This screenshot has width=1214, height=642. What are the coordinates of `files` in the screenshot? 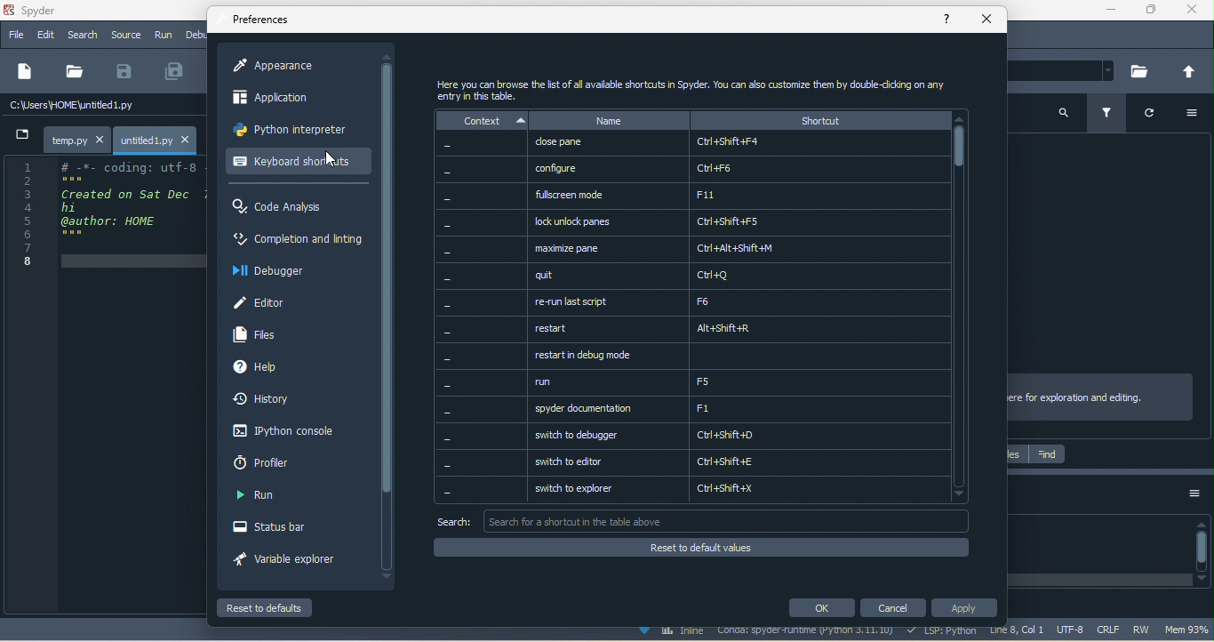 It's located at (1017, 453).